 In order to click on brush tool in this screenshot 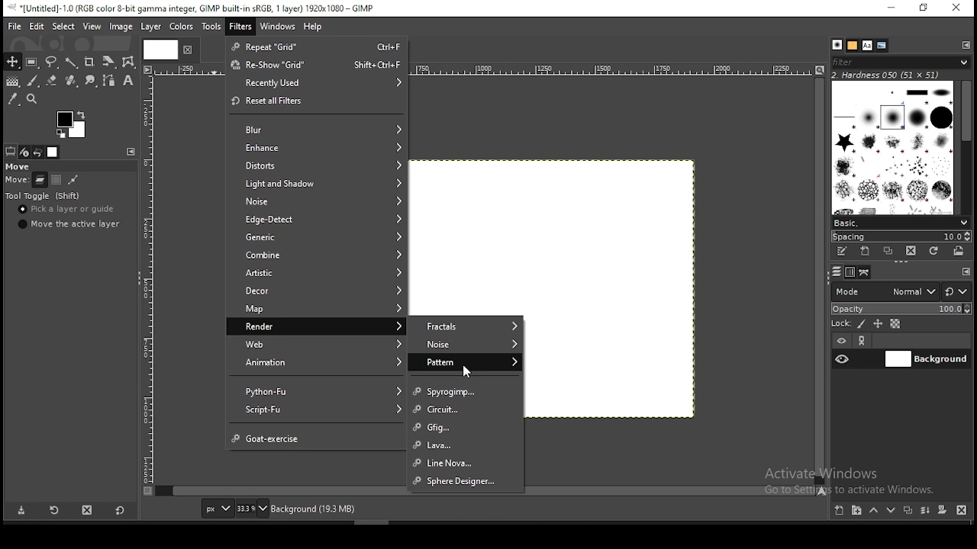, I will do `click(34, 81)`.